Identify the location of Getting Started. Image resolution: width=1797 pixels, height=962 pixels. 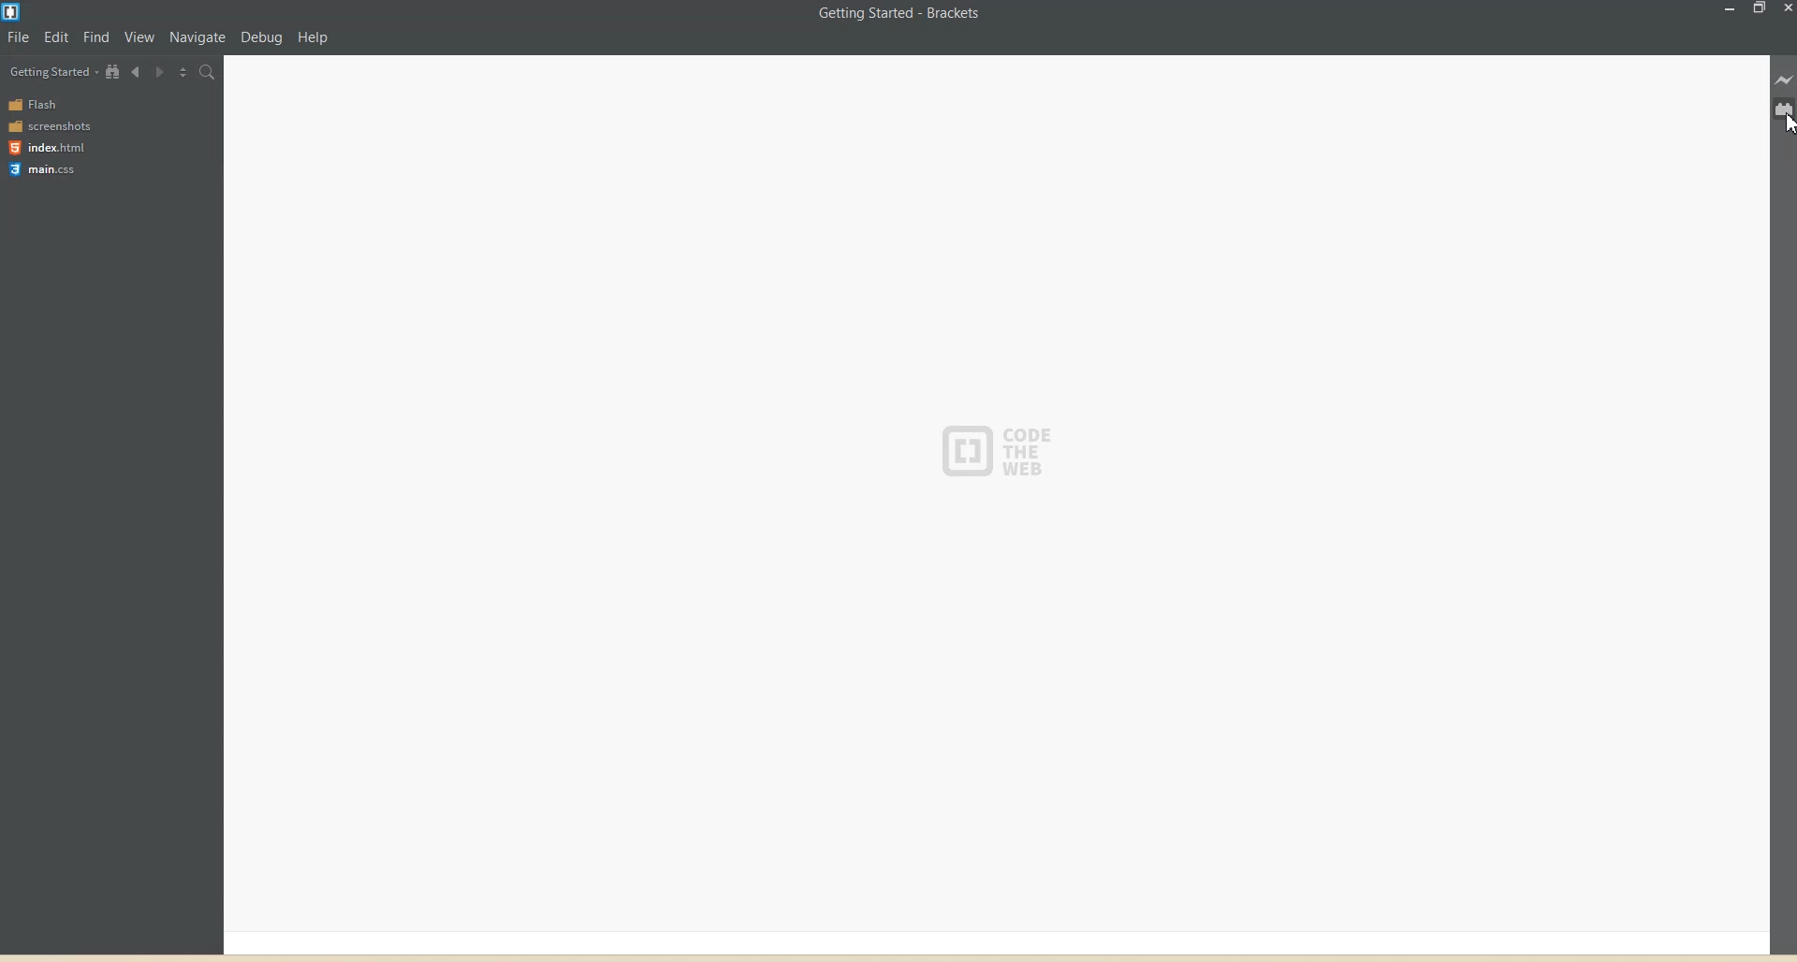
(53, 72).